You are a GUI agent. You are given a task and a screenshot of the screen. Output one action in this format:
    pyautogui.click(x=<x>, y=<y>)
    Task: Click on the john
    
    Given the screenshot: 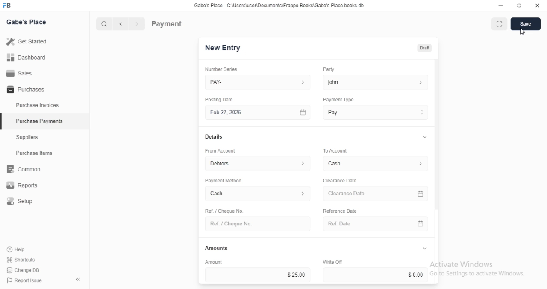 What is the action you would take?
    pyautogui.click(x=376, y=82)
    